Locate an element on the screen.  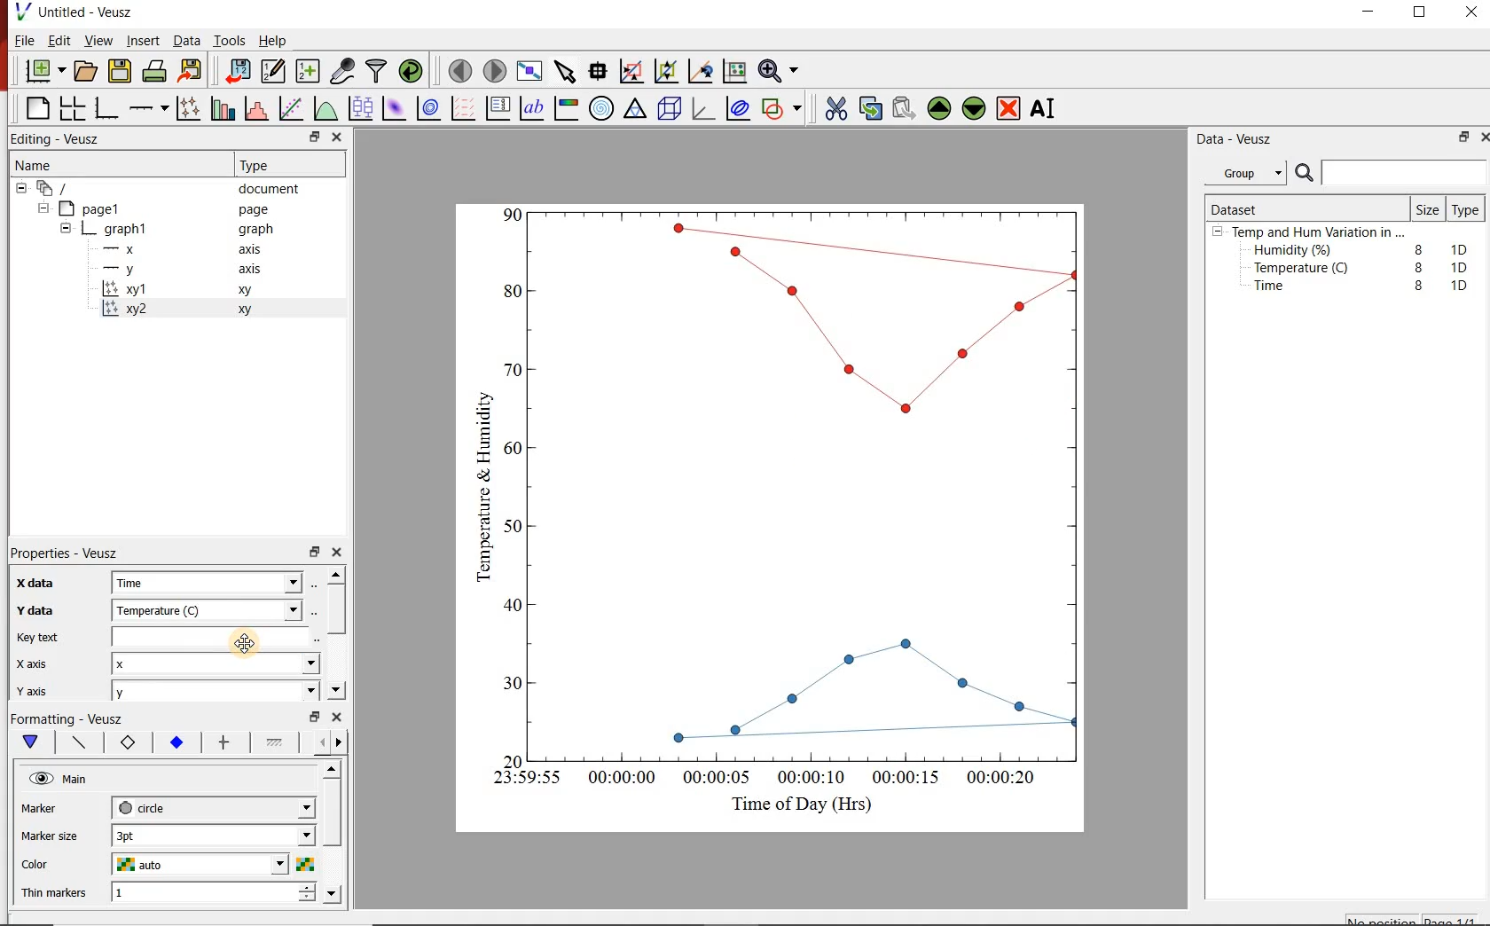
hide sub menu is located at coordinates (20, 191).